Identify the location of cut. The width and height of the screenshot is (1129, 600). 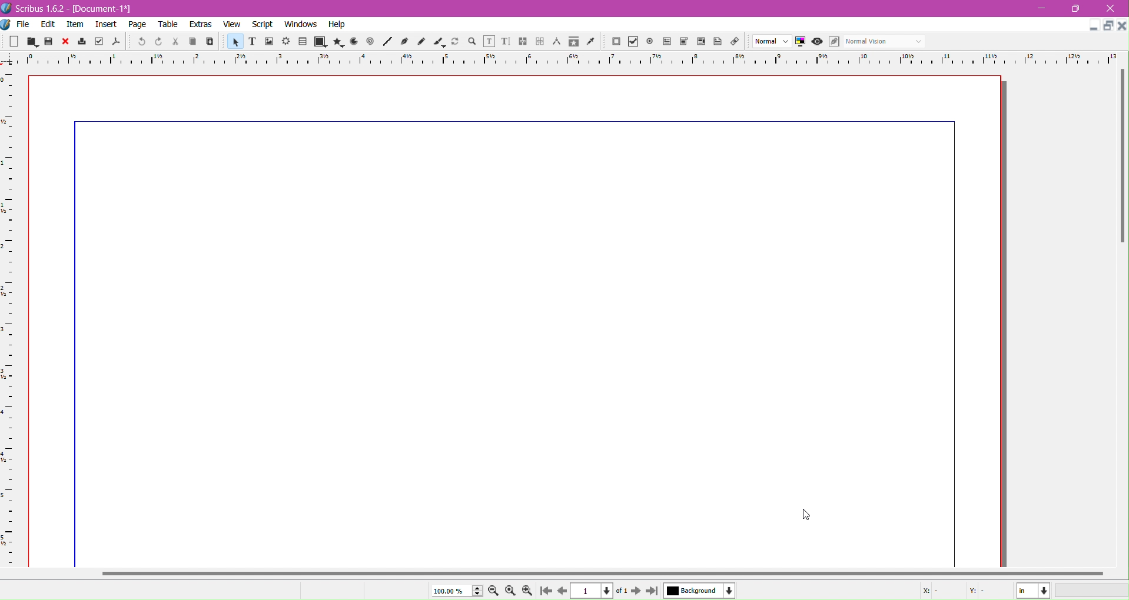
(174, 42).